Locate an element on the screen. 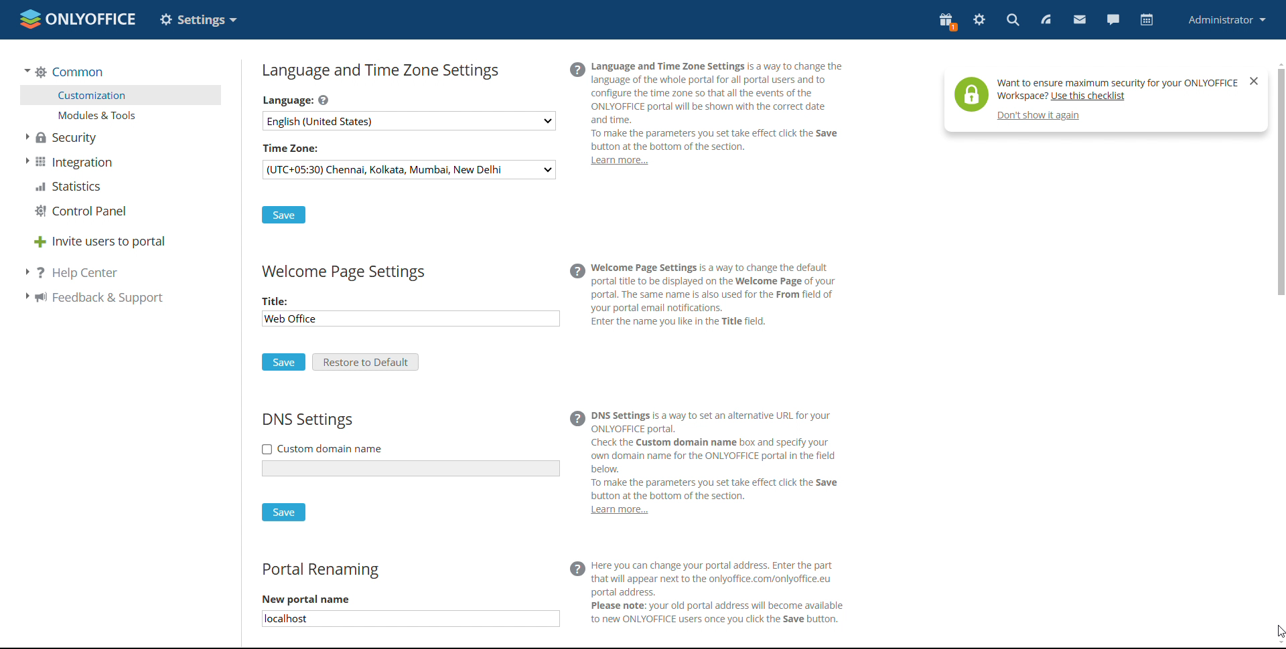 The image size is (1286, 649). common is located at coordinates (64, 72).